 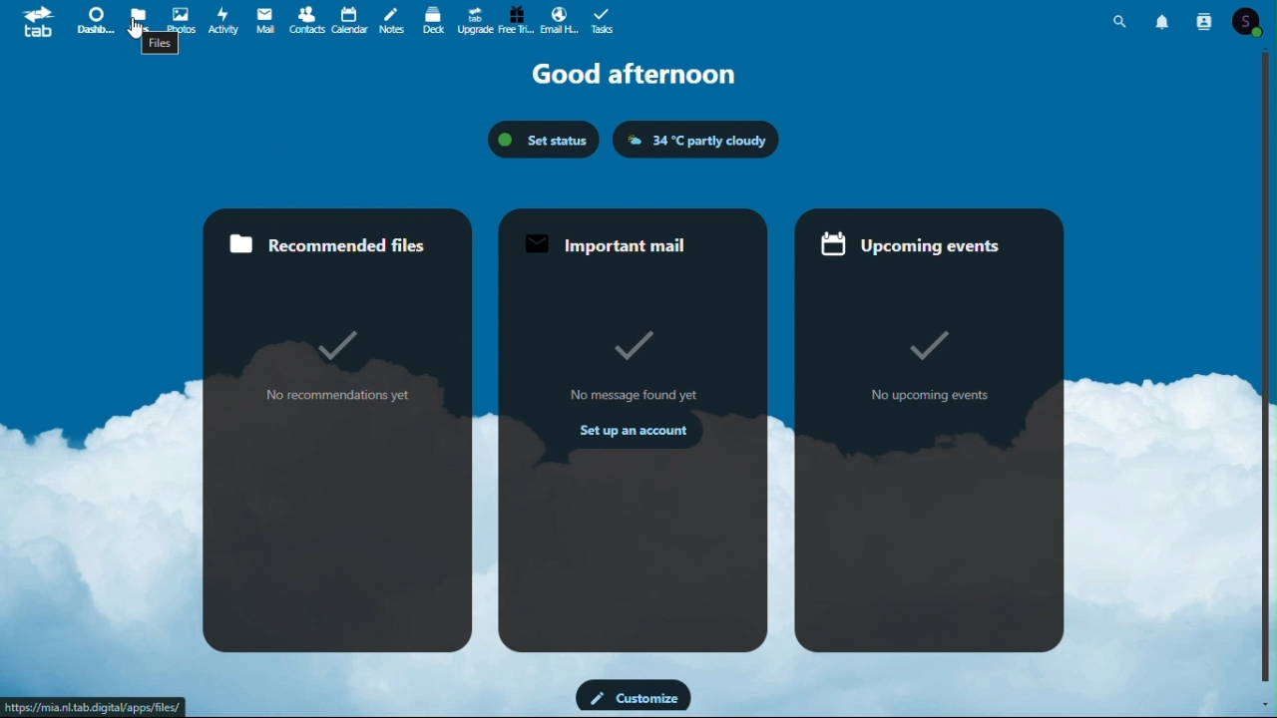 I want to click on Notifications, so click(x=1164, y=21).